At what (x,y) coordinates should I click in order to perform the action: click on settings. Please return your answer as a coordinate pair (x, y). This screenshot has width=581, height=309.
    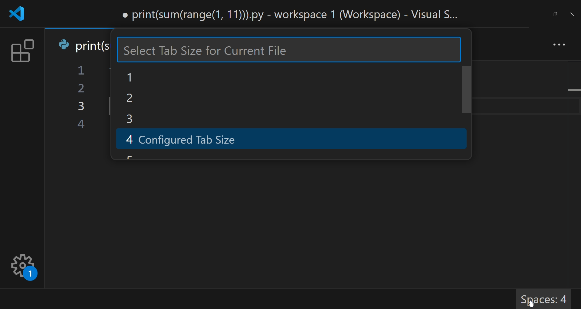
    Looking at the image, I should click on (24, 268).